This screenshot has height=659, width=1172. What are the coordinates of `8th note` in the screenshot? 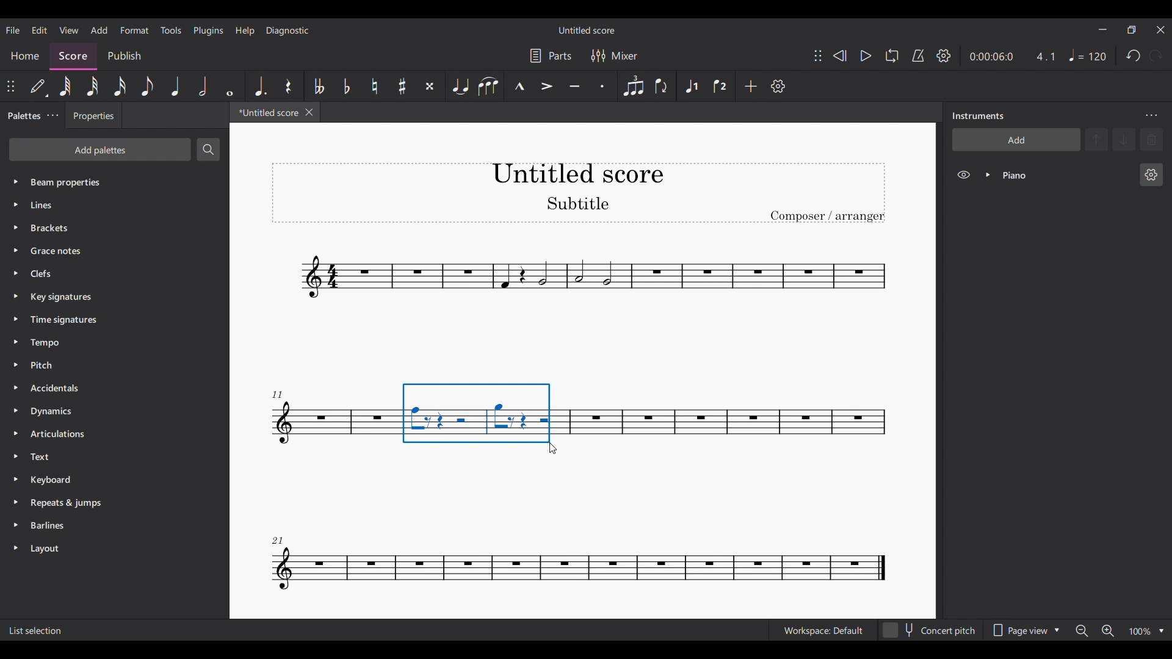 It's located at (147, 86).